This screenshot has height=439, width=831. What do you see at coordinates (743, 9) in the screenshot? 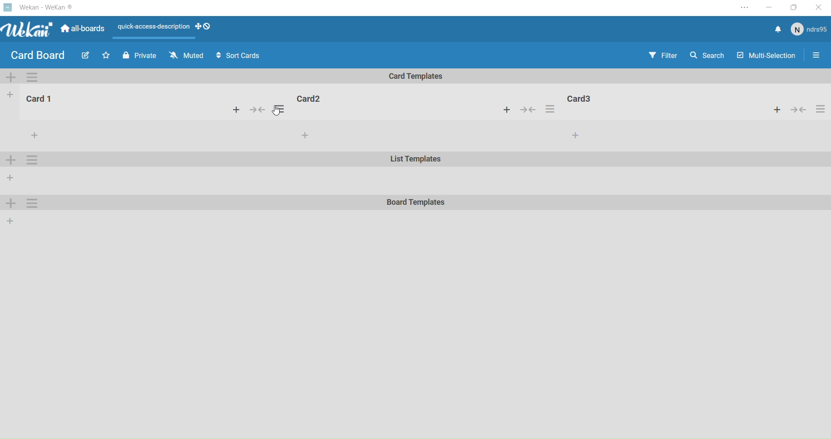
I see `Settings and more` at bounding box center [743, 9].